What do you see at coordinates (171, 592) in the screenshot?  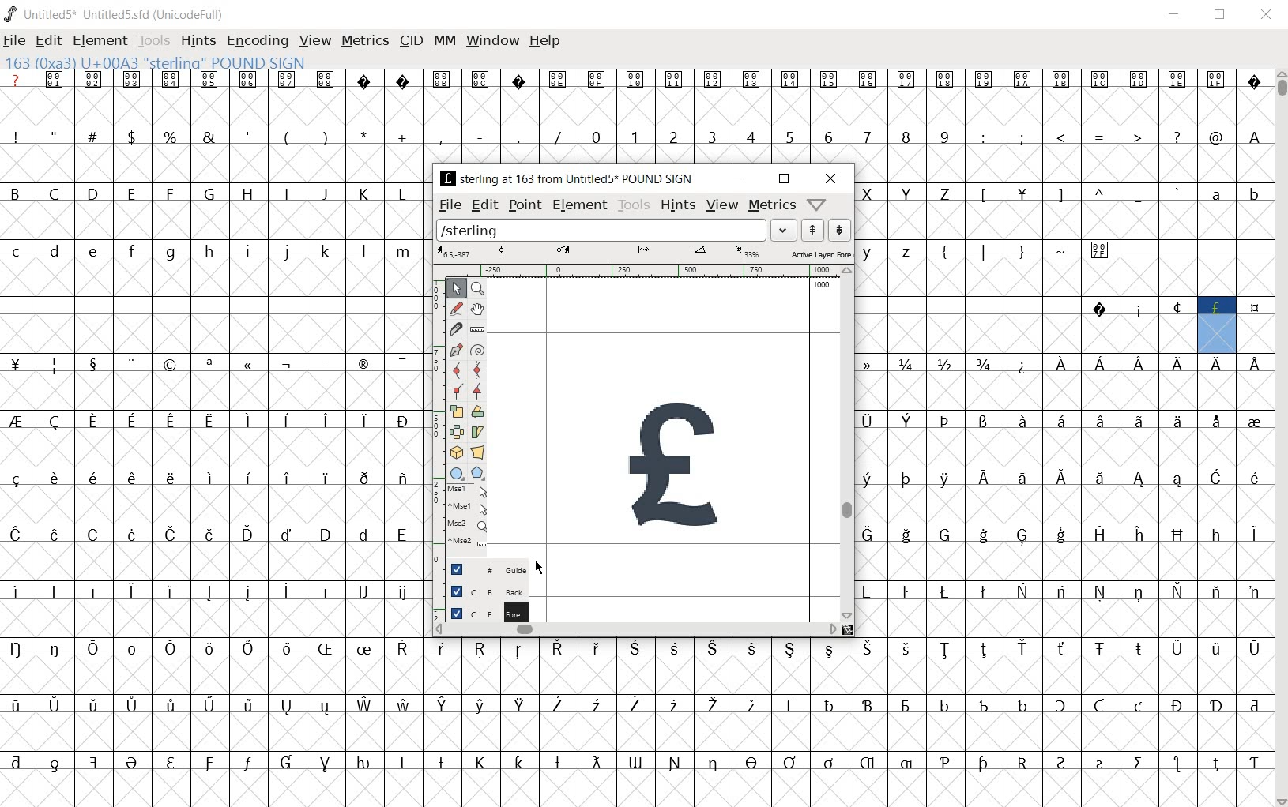 I see `Symbol` at bounding box center [171, 592].